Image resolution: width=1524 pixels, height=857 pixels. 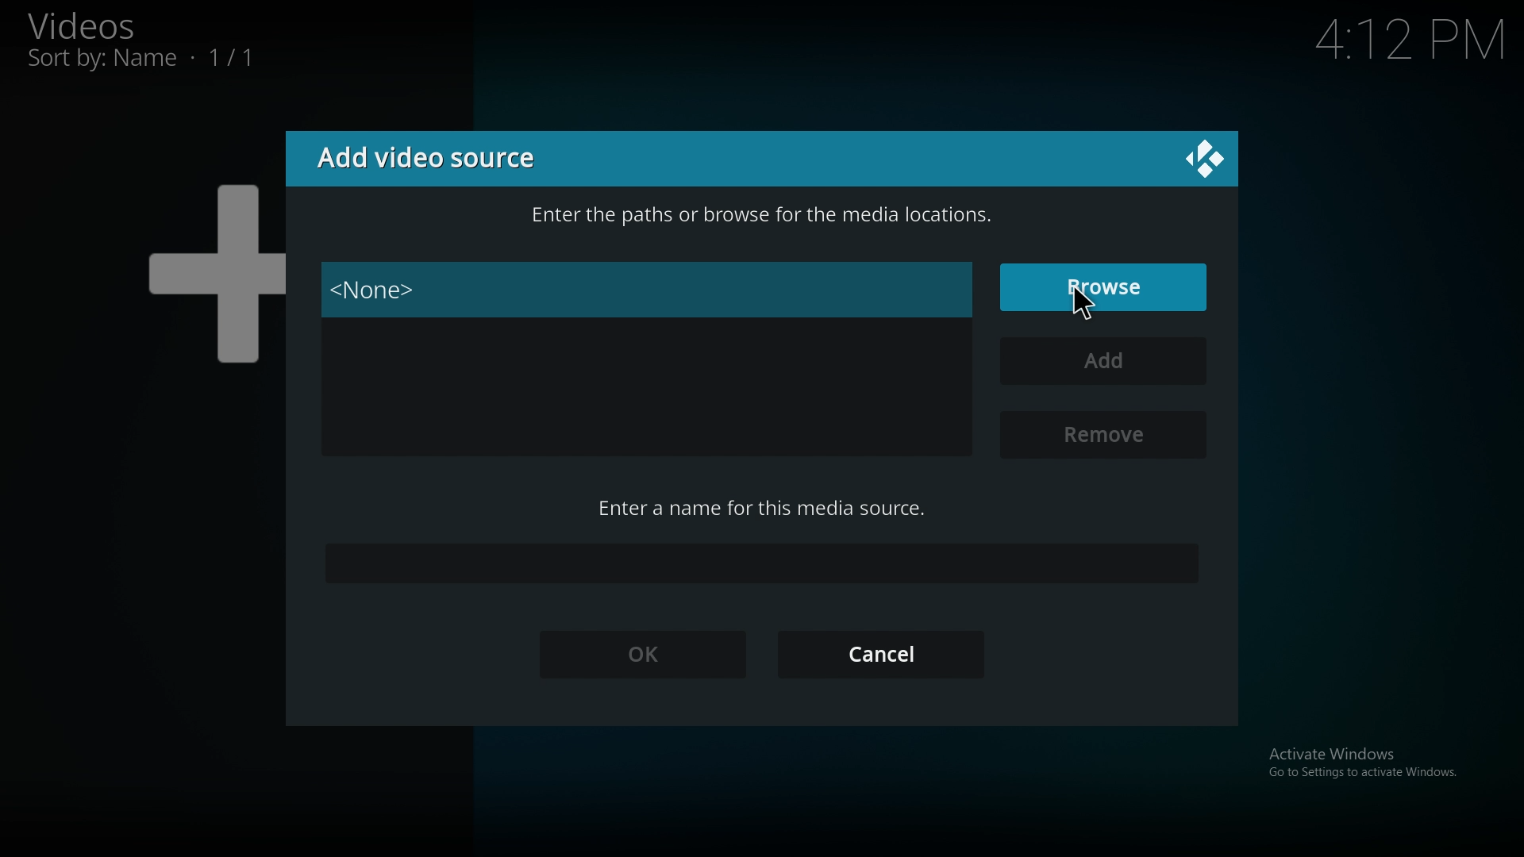 I want to click on none, so click(x=410, y=292).